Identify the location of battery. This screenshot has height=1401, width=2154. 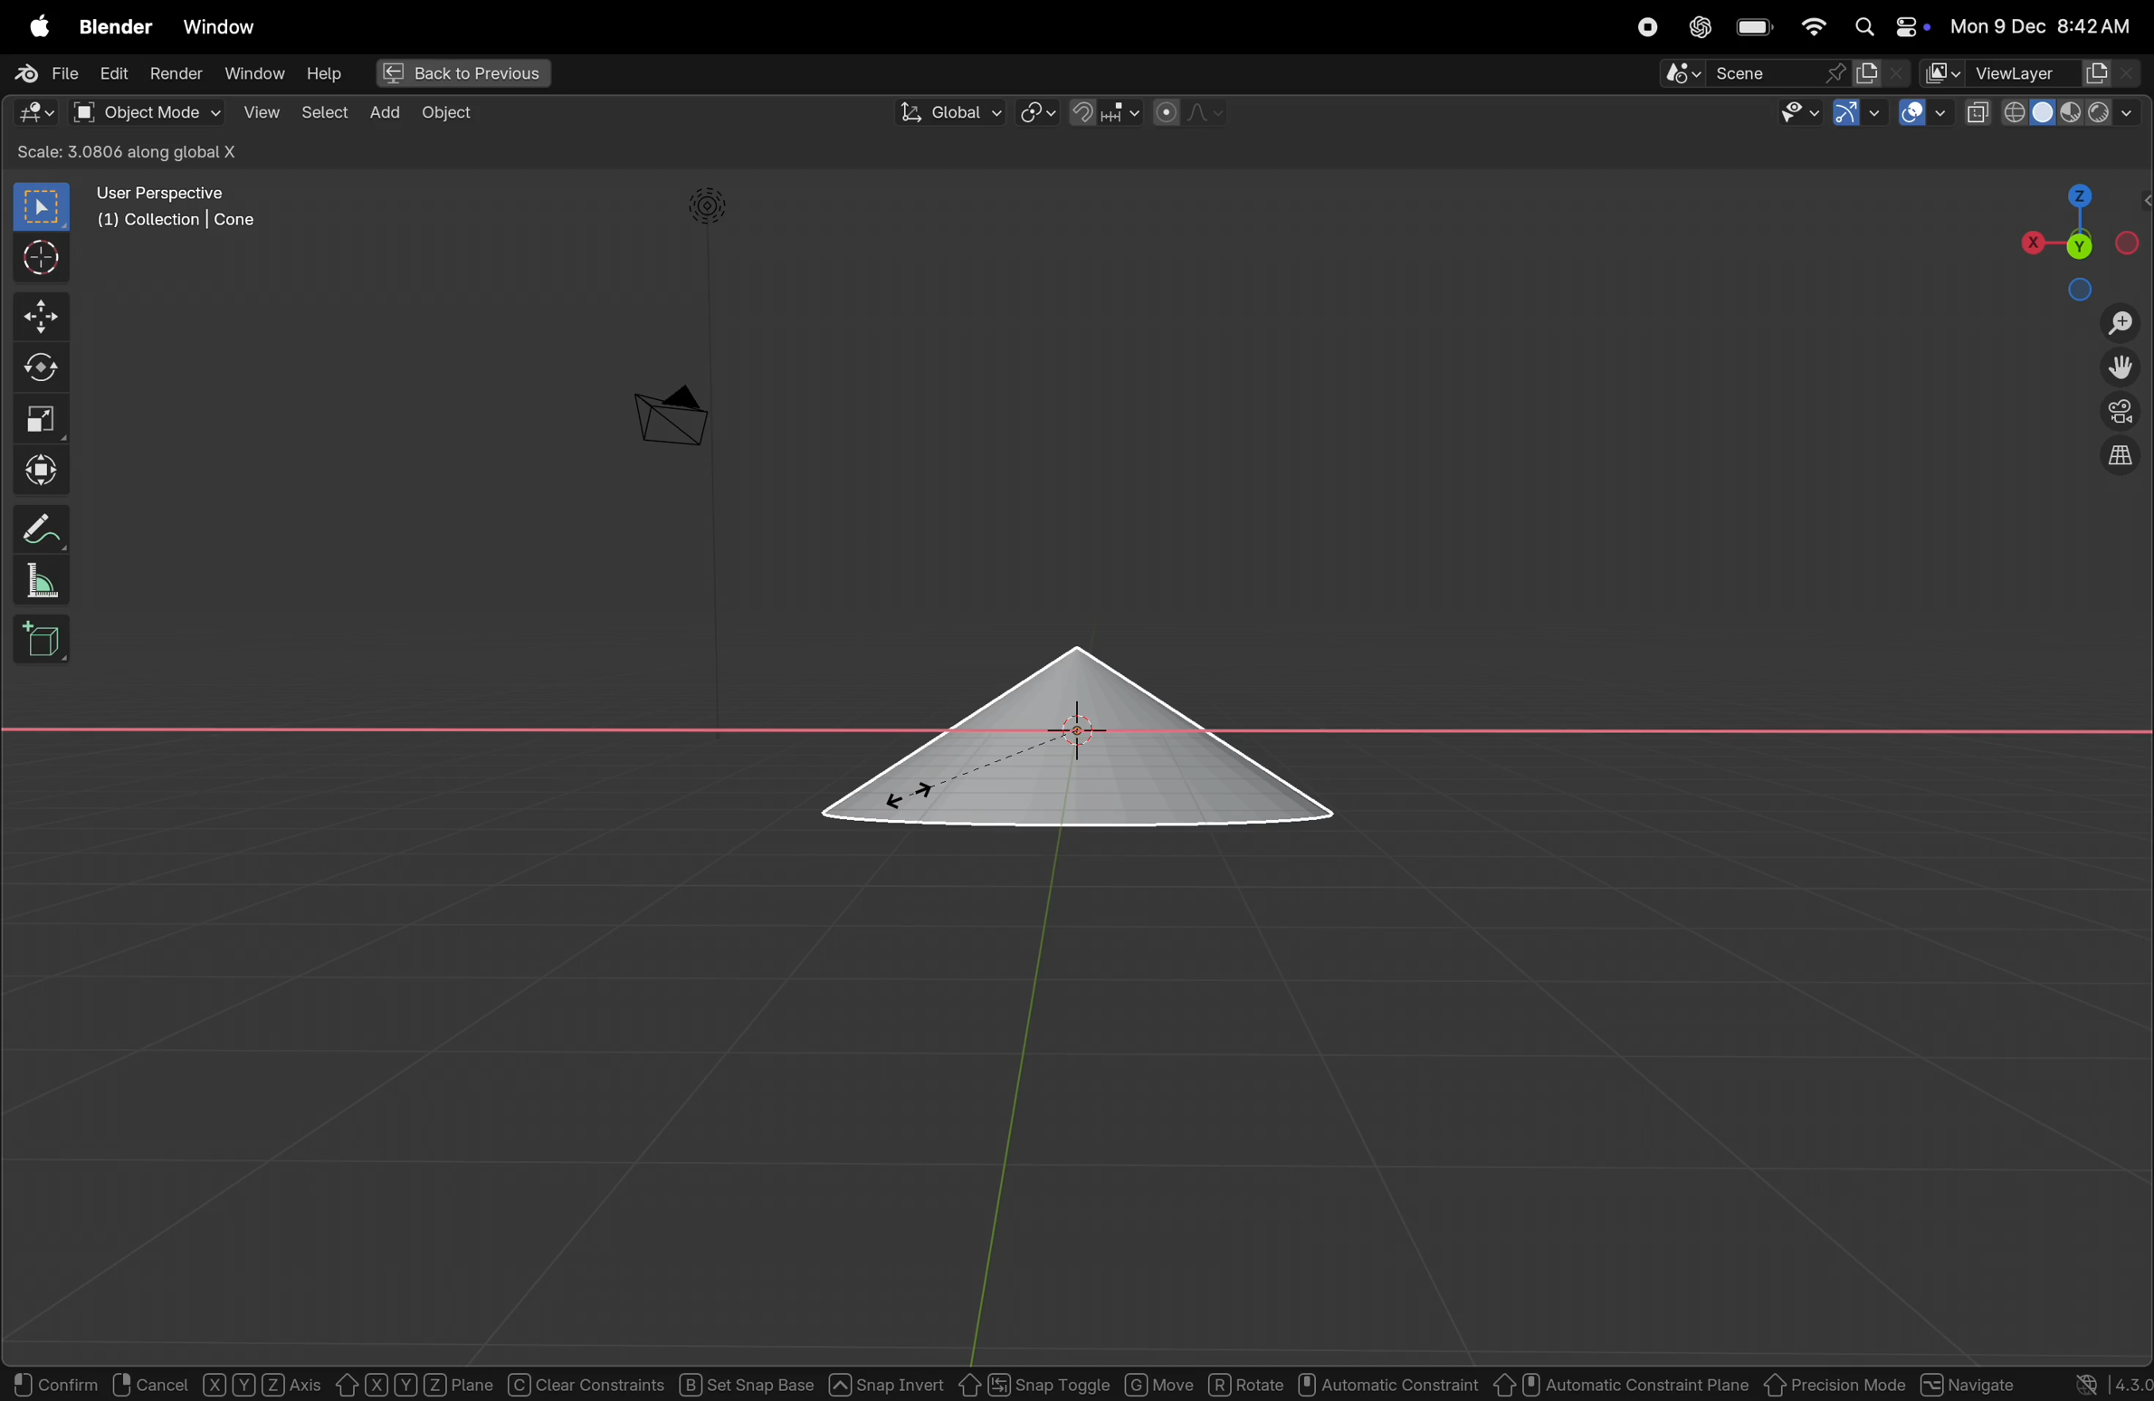
(1756, 26).